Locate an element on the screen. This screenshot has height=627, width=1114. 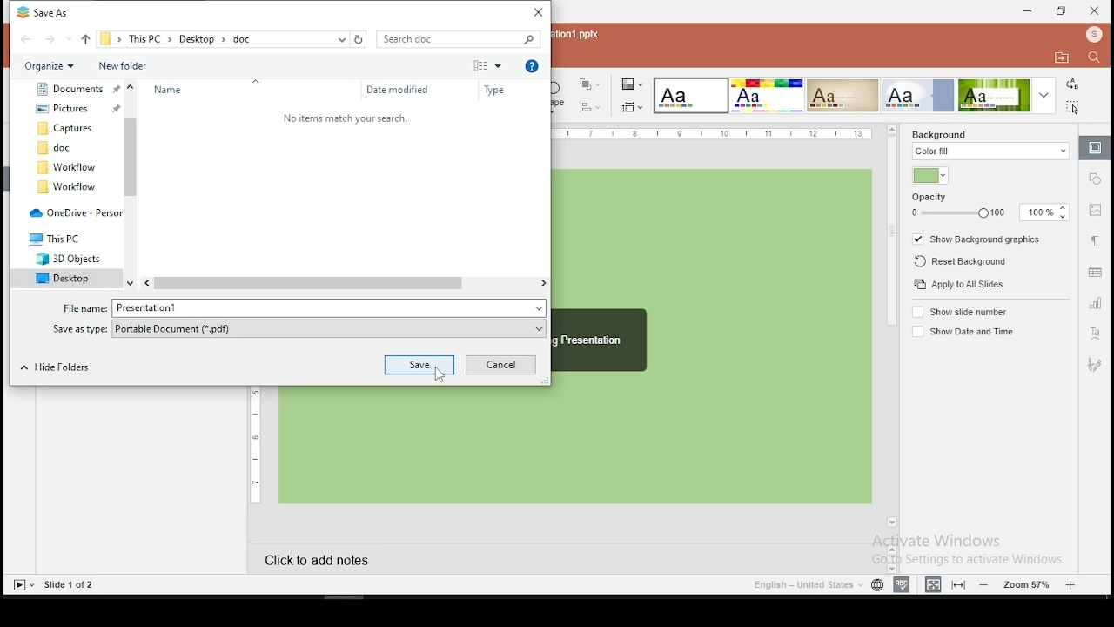
3D Objects is located at coordinates (64, 260).